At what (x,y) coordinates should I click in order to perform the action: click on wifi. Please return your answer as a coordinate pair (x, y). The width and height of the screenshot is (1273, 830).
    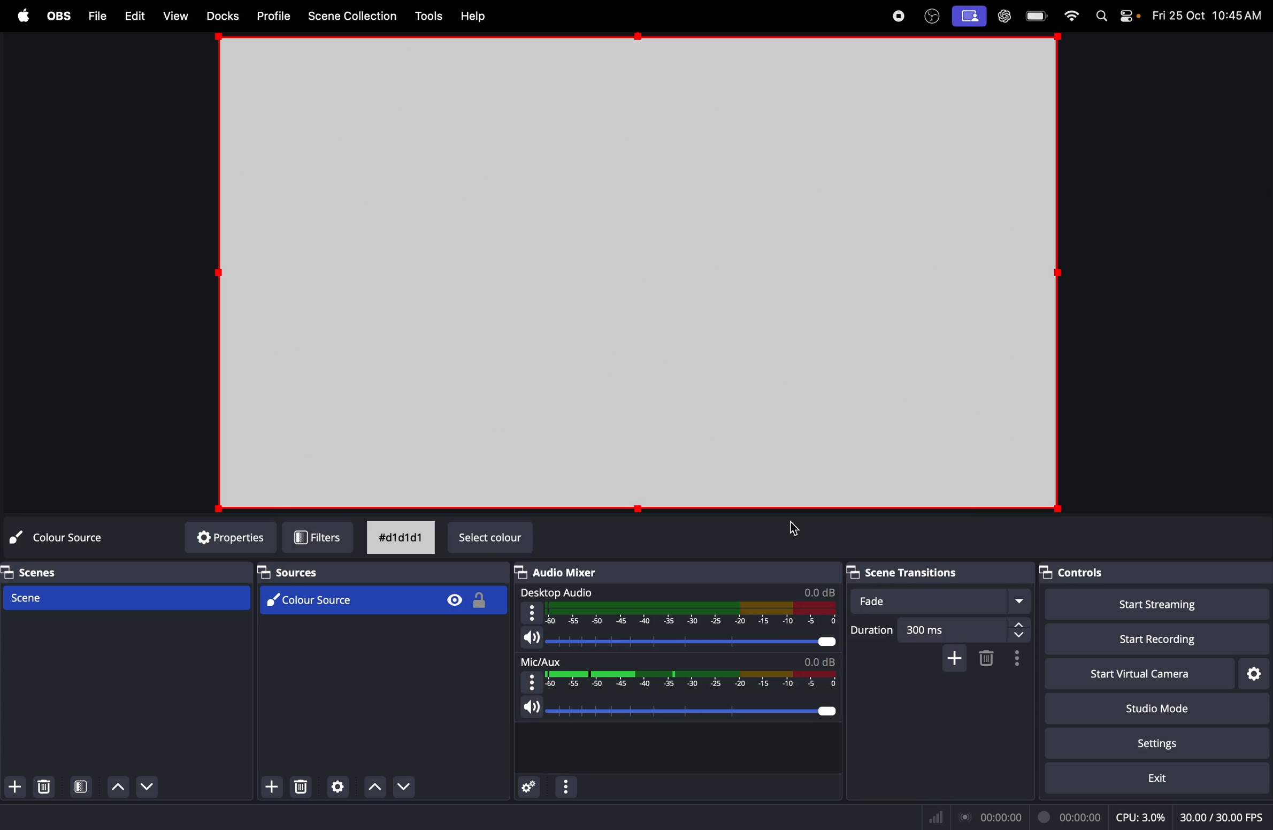
    Looking at the image, I should click on (1073, 16).